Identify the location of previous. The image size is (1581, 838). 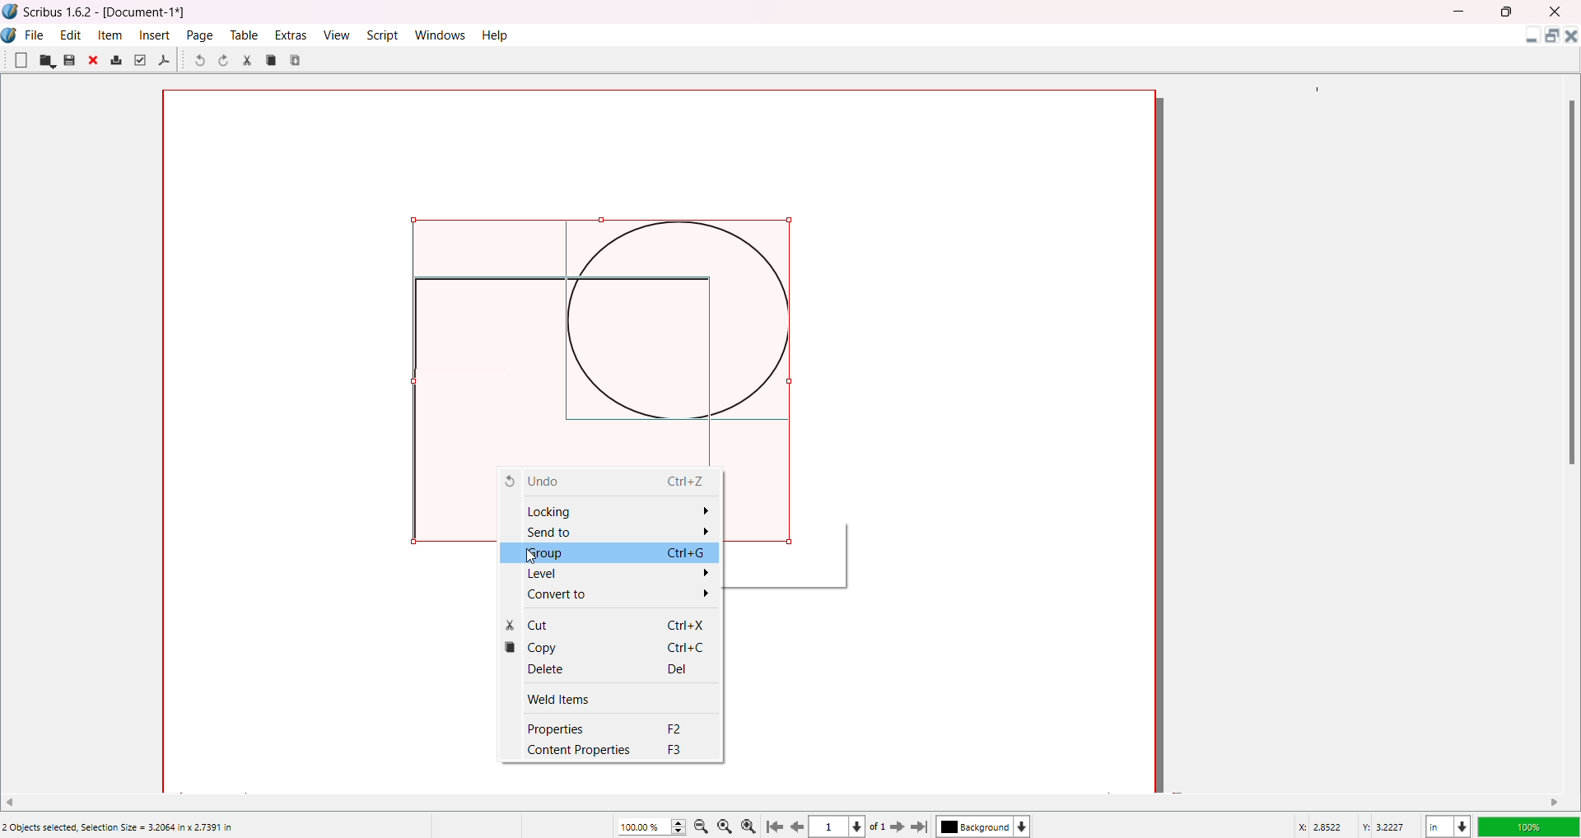
(800, 829).